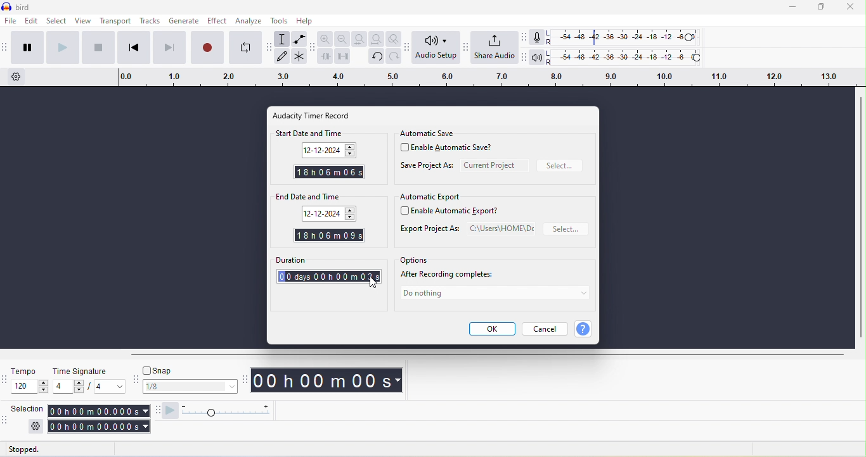  Describe the element at coordinates (851, 8) in the screenshot. I see `close` at that location.